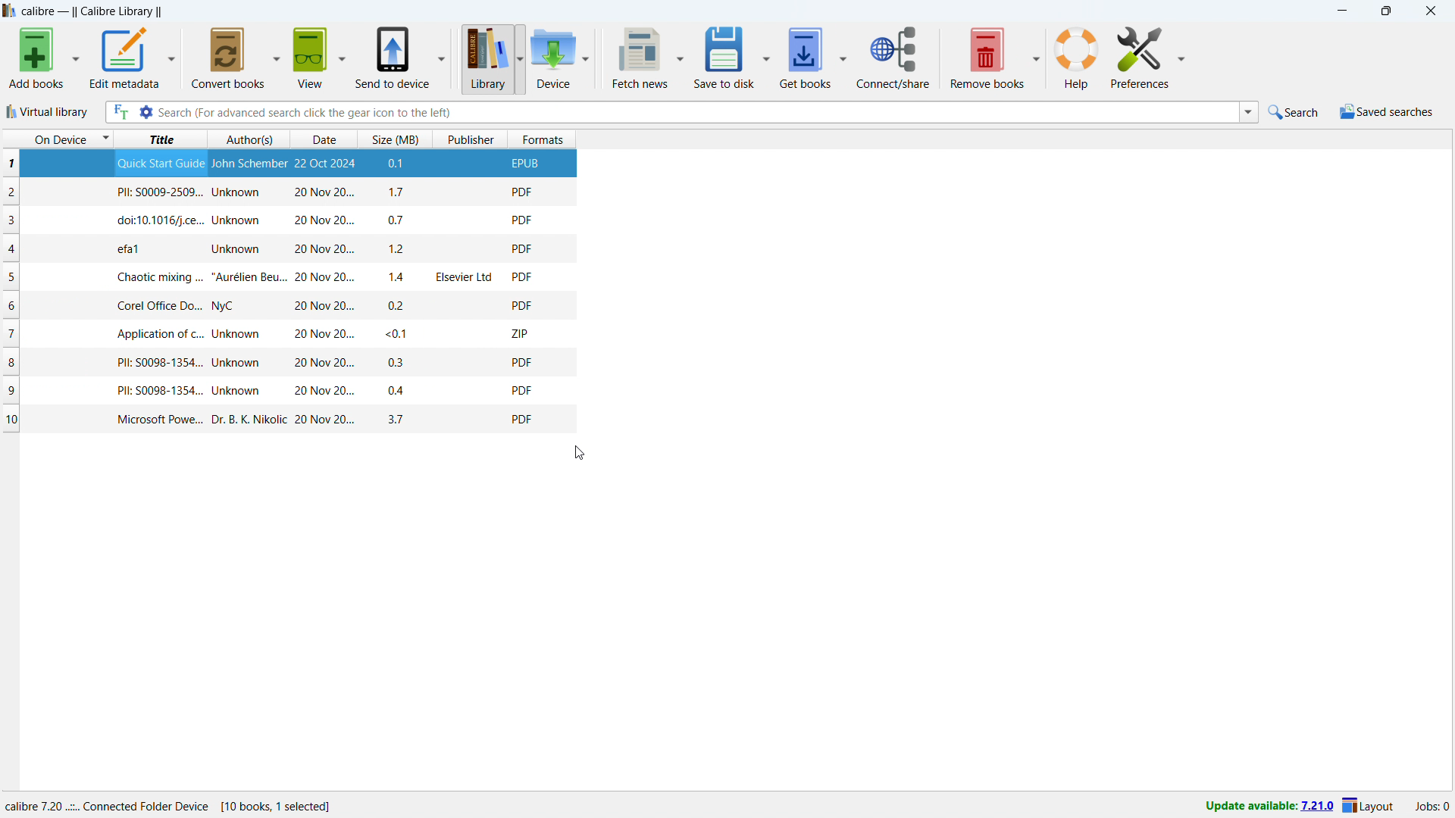 This screenshot has width=1455, height=818. I want to click on one book entry, so click(284, 334).